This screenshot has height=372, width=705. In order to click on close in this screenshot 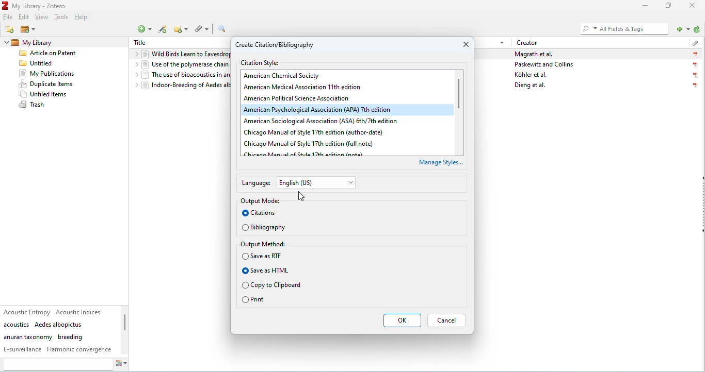, I will do `click(693, 6)`.